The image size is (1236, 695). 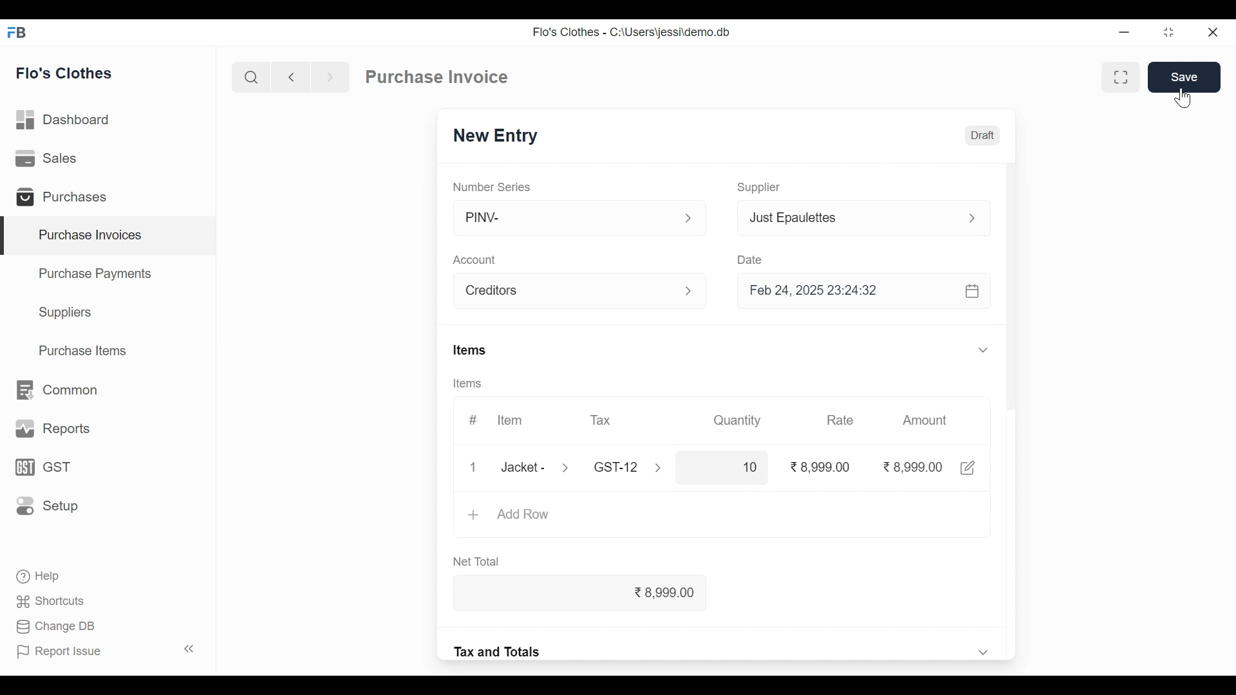 What do you see at coordinates (664, 469) in the screenshot?
I see `Expand` at bounding box center [664, 469].